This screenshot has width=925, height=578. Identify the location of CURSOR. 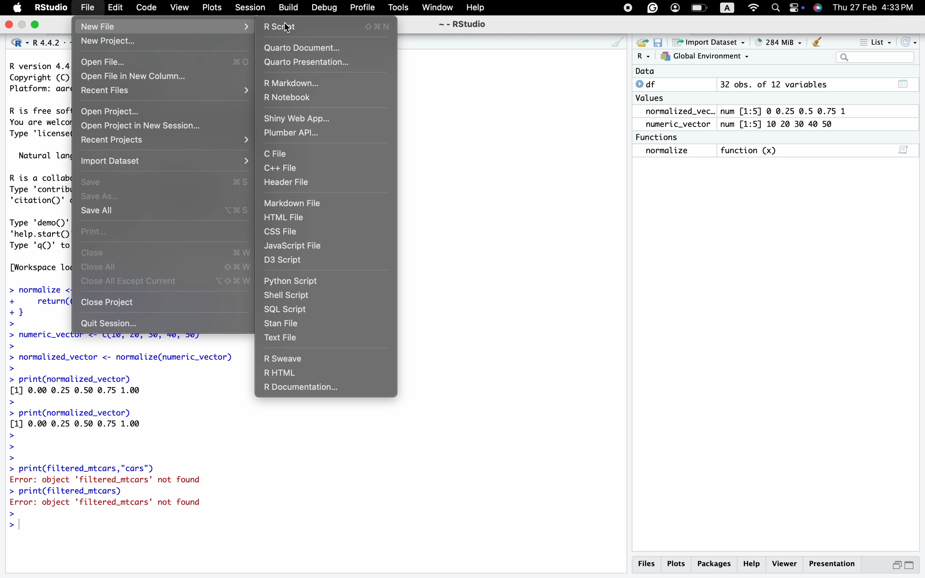
(288, 28).